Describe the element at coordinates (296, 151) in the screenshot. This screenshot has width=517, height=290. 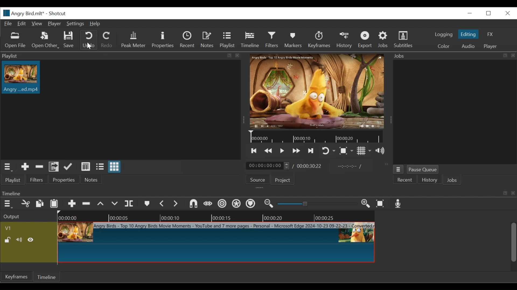
I see `Play quickly forward` at that location.